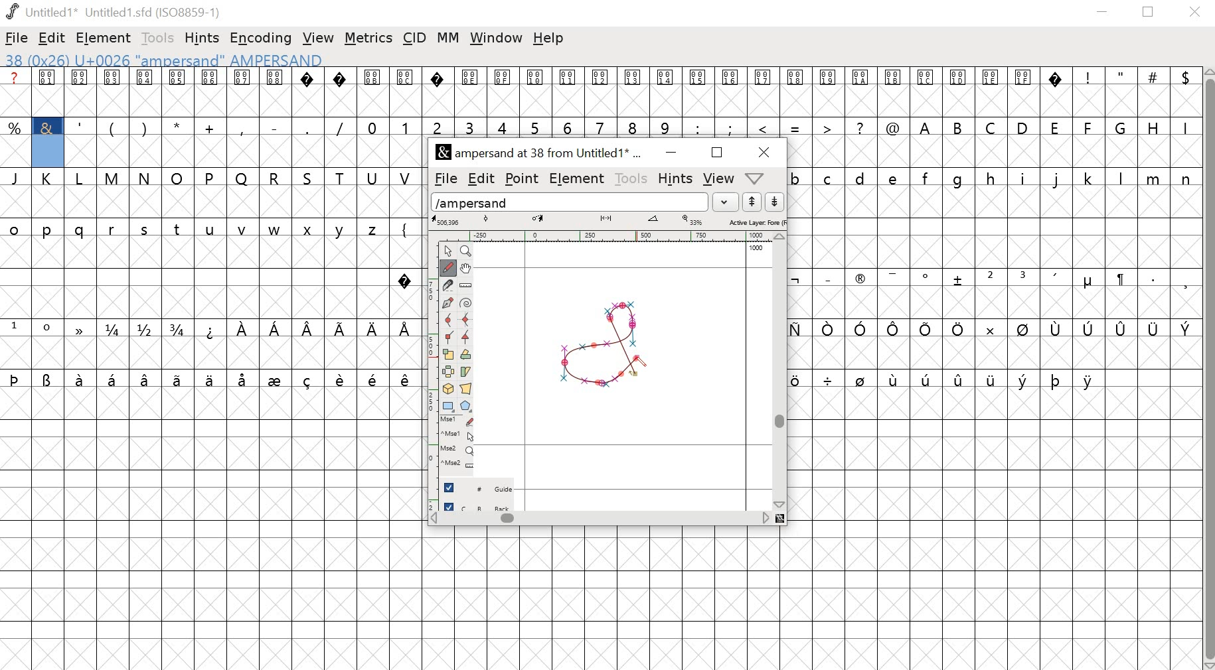 Image resolution: width=1215 pixels, height=670 pixels. I want to click on j, so click(1057, 180).